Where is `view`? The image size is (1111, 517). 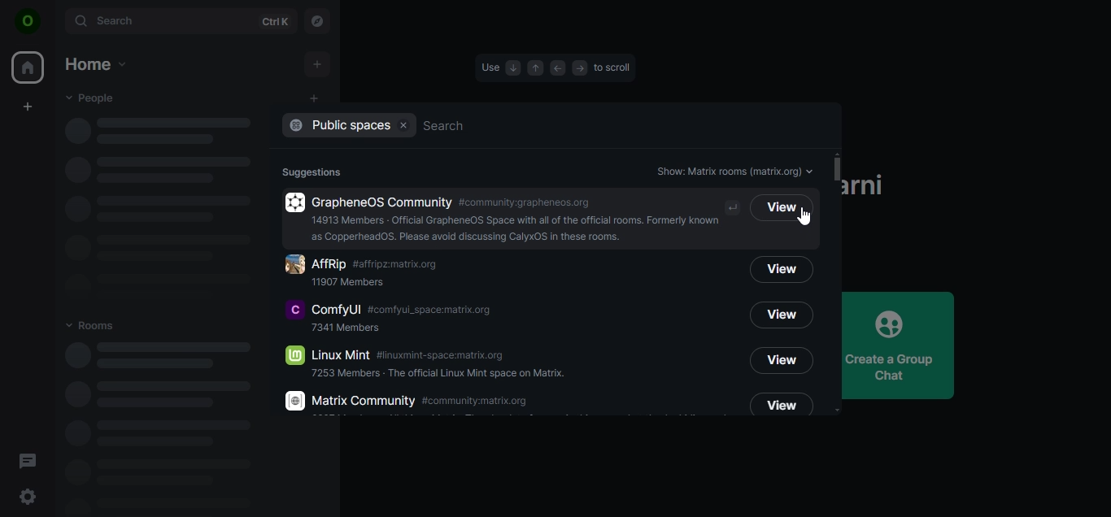 view is located at coordinates (781, 405).